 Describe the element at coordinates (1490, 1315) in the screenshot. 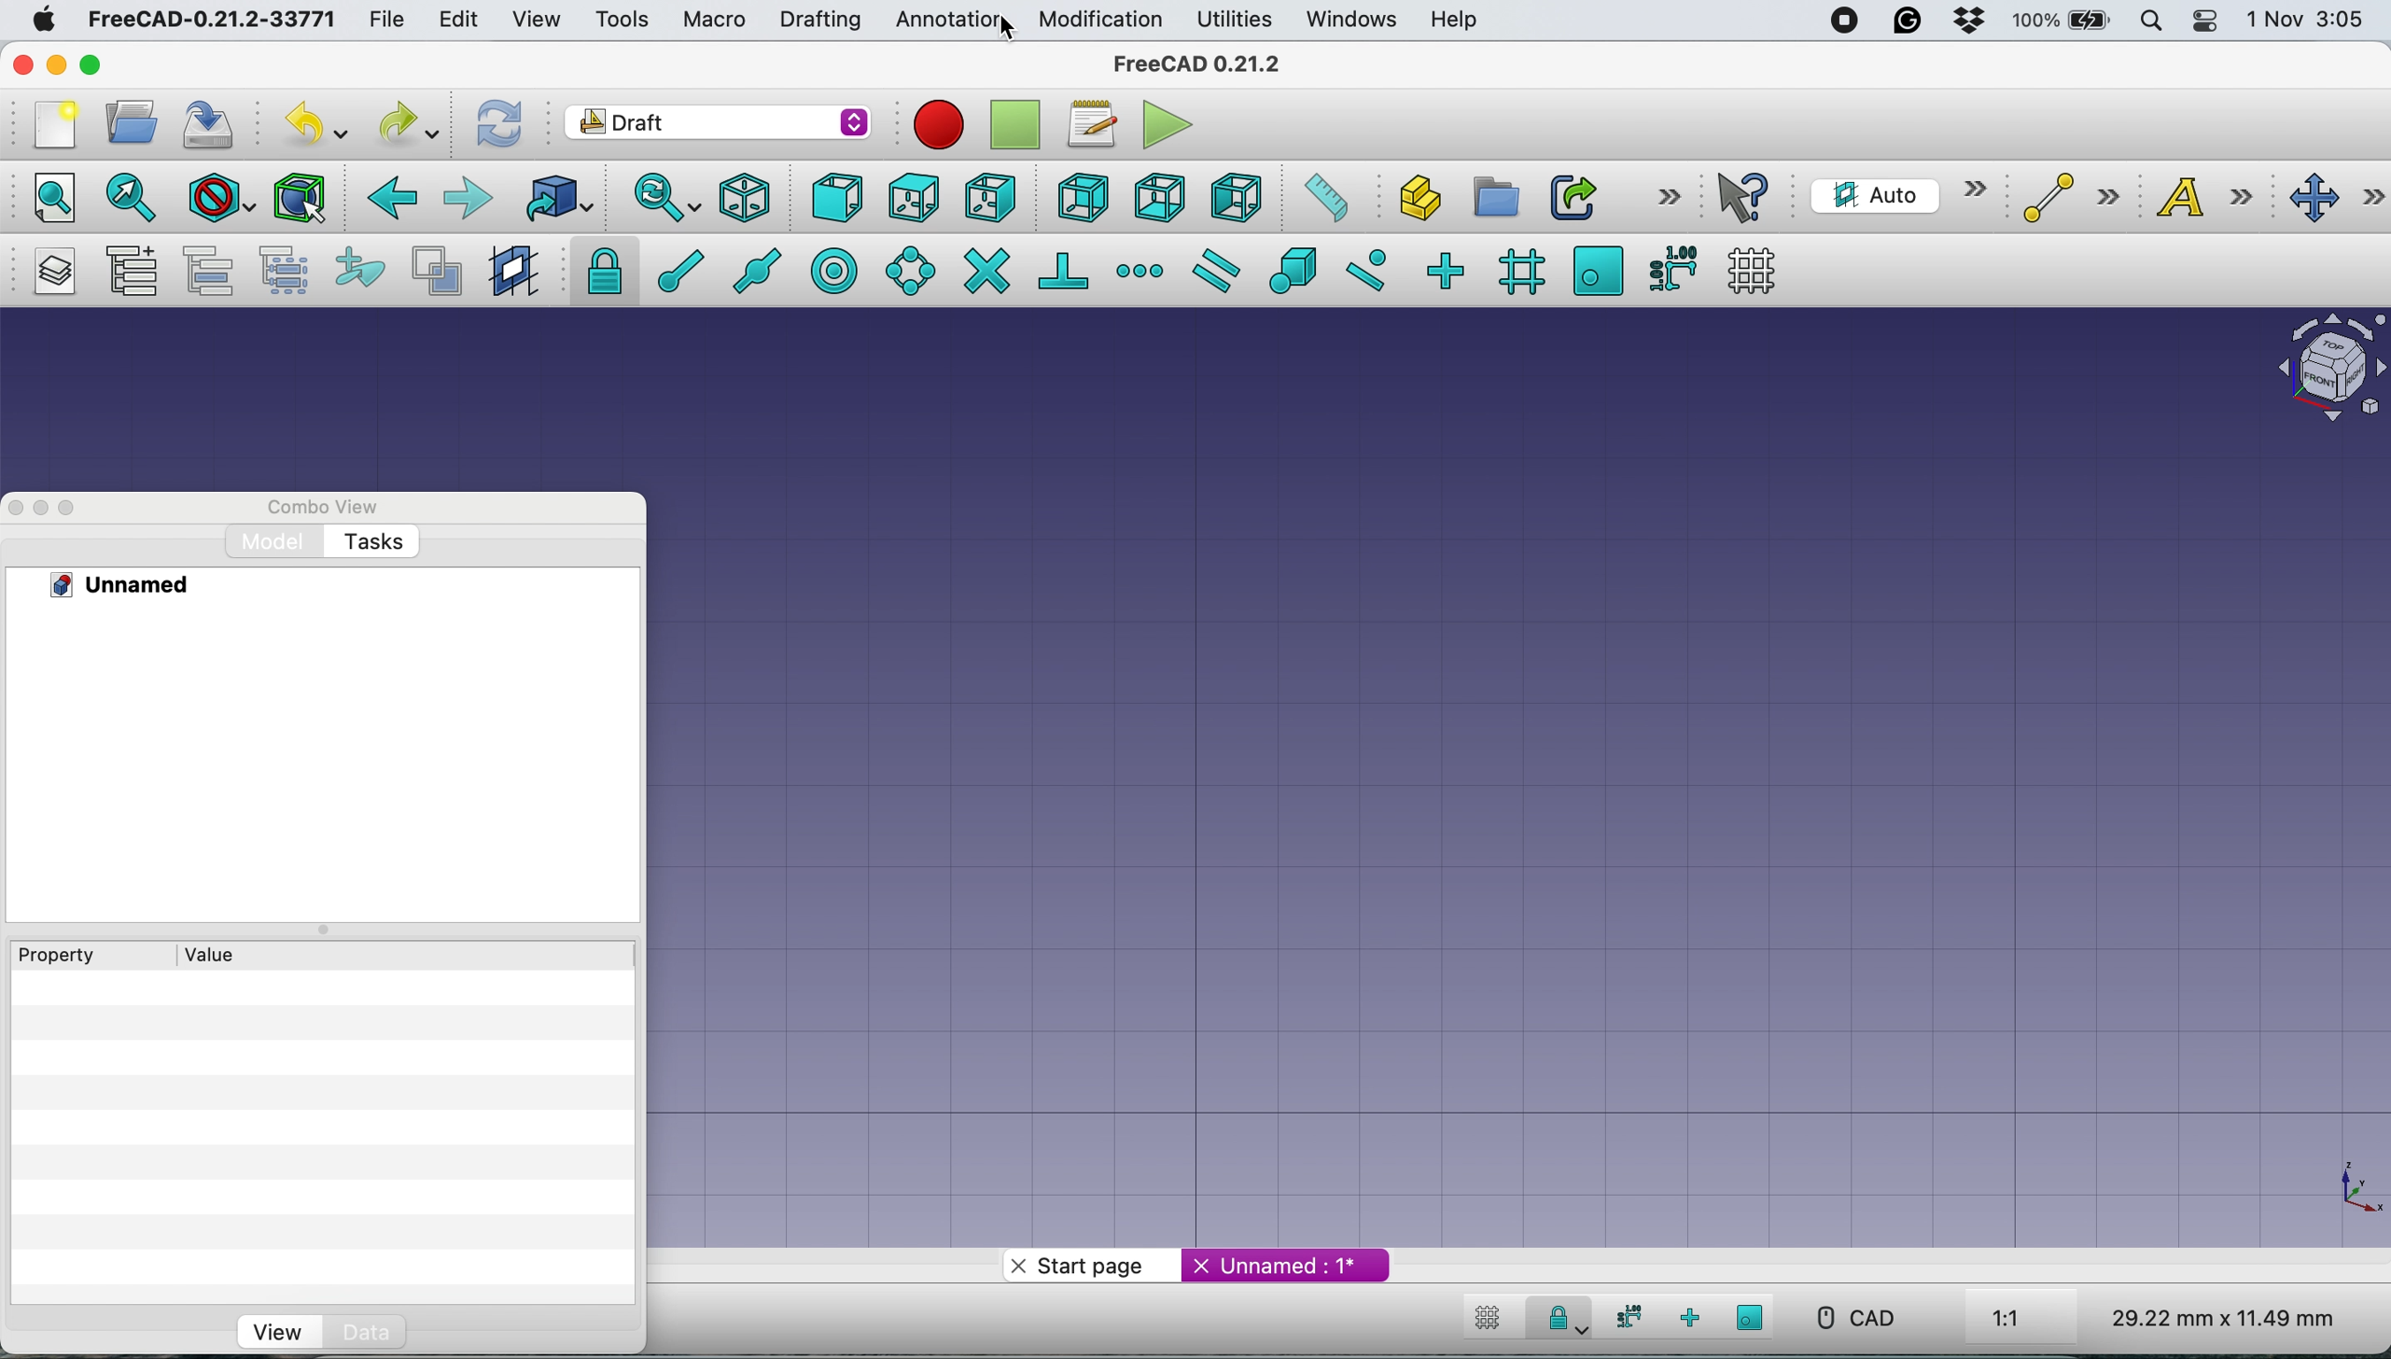

I see `toggle grid` at that location.